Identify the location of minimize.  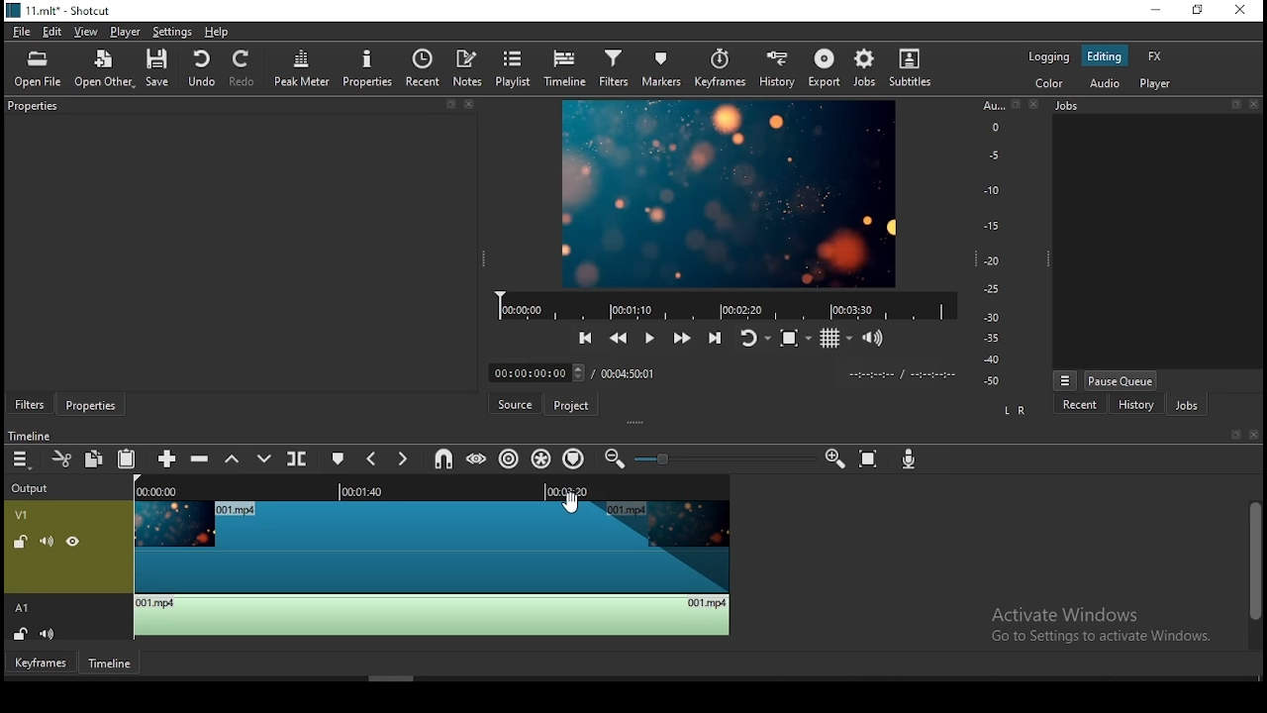
(1159, 11).